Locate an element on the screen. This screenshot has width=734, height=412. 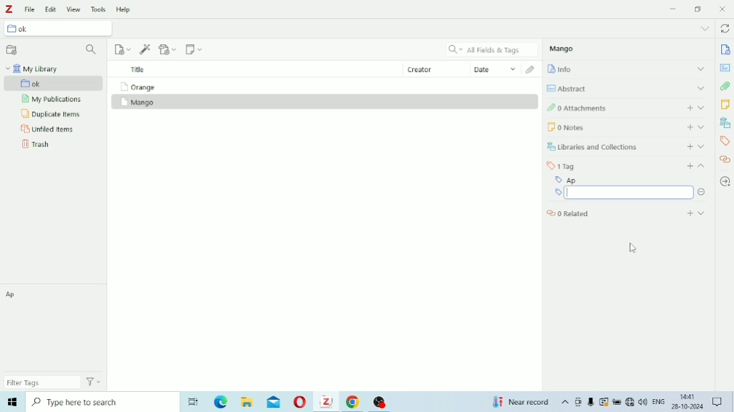
File is located at coordinates (30, 9).